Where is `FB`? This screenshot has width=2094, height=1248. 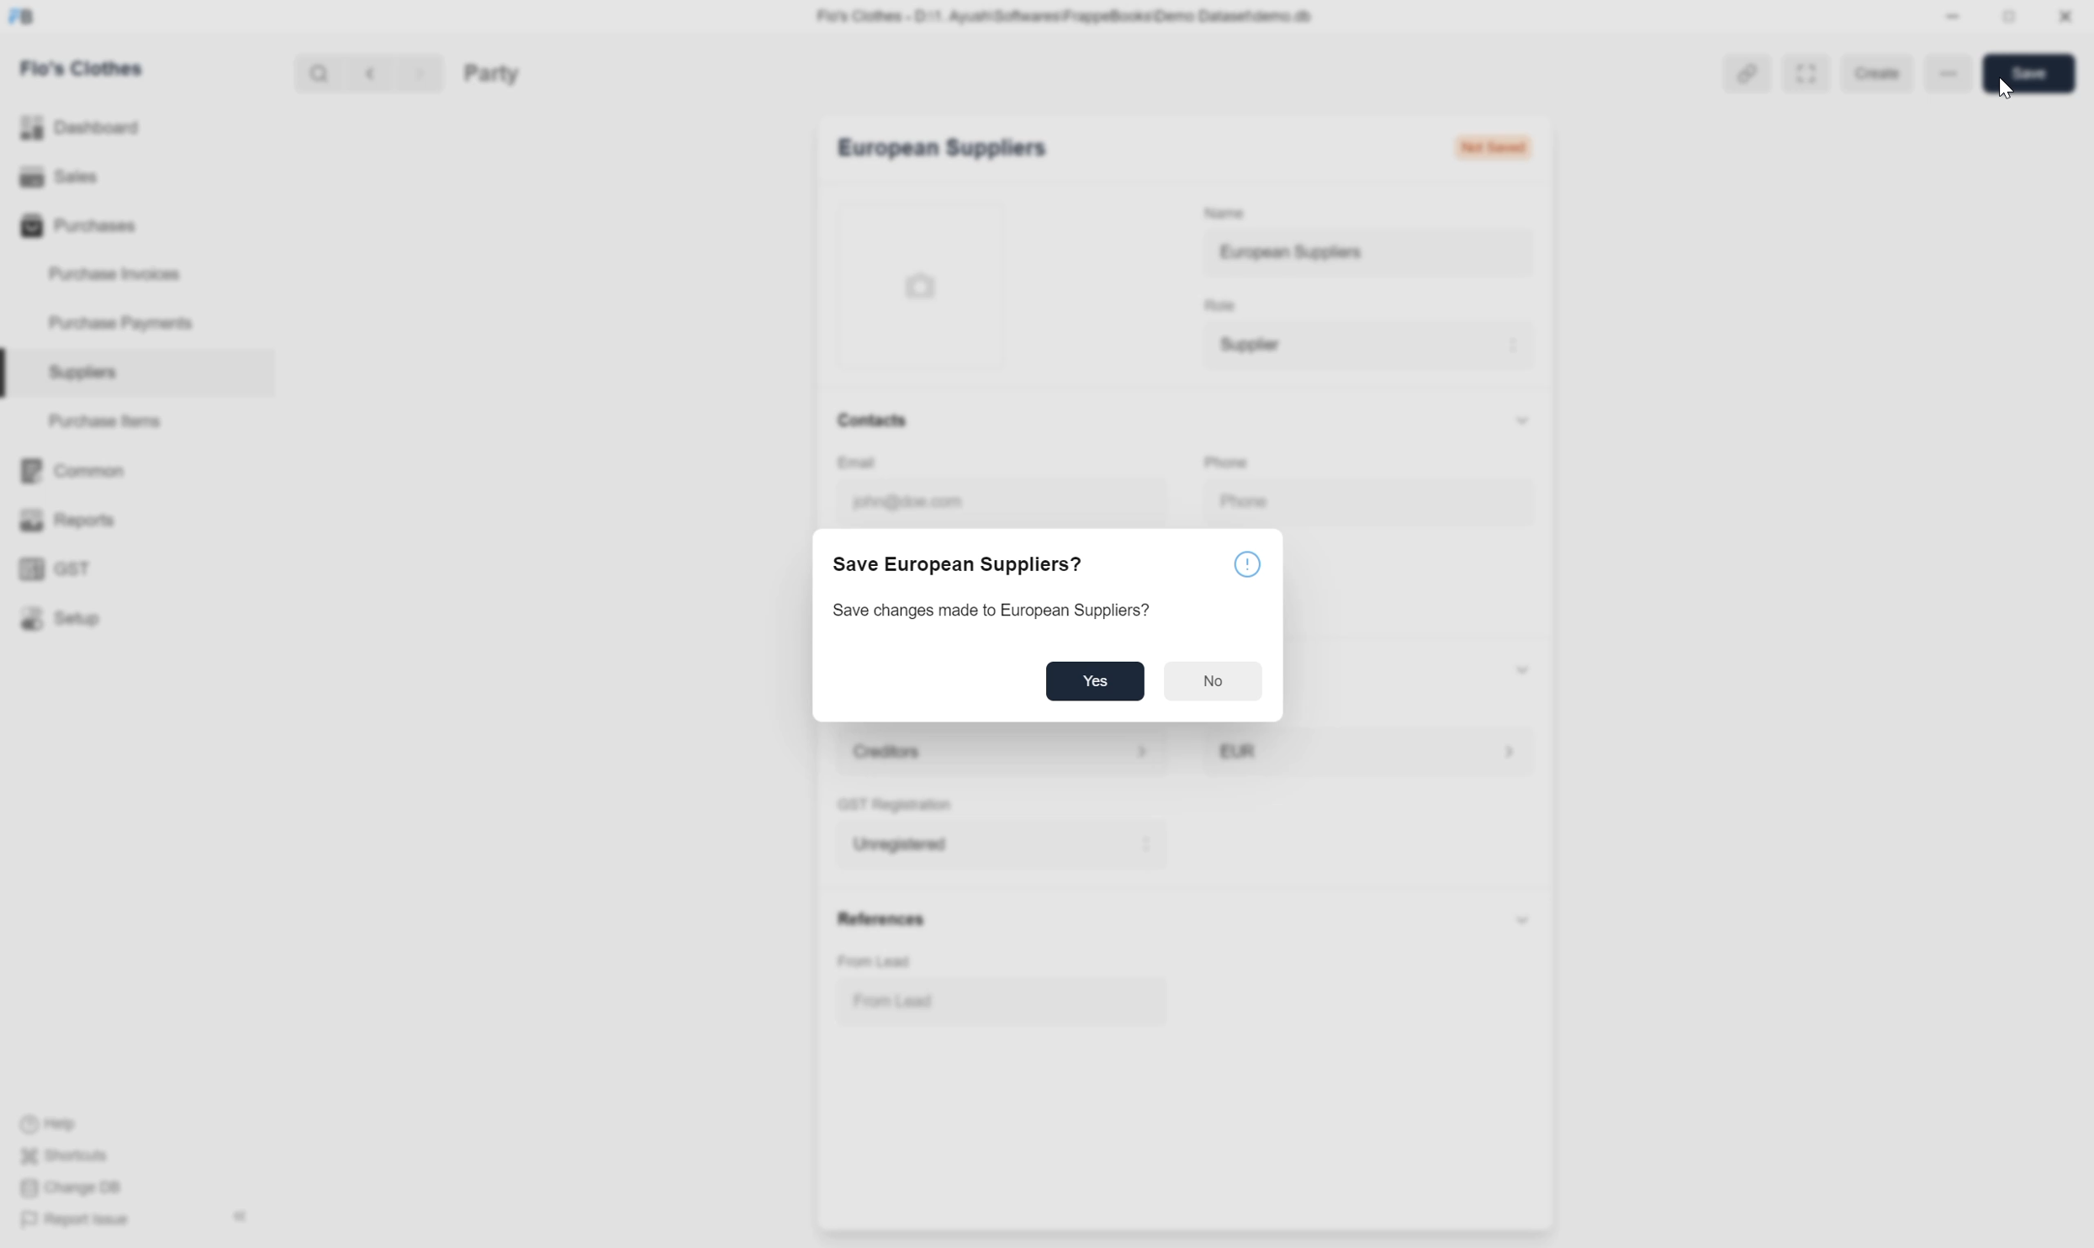
FB is located at coordinates (22, 16).